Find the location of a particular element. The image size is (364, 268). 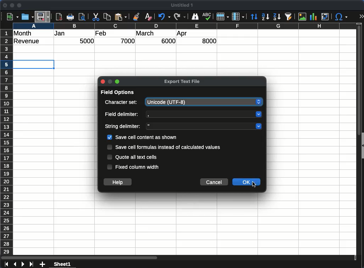

close is located at coordinates (5, 5).